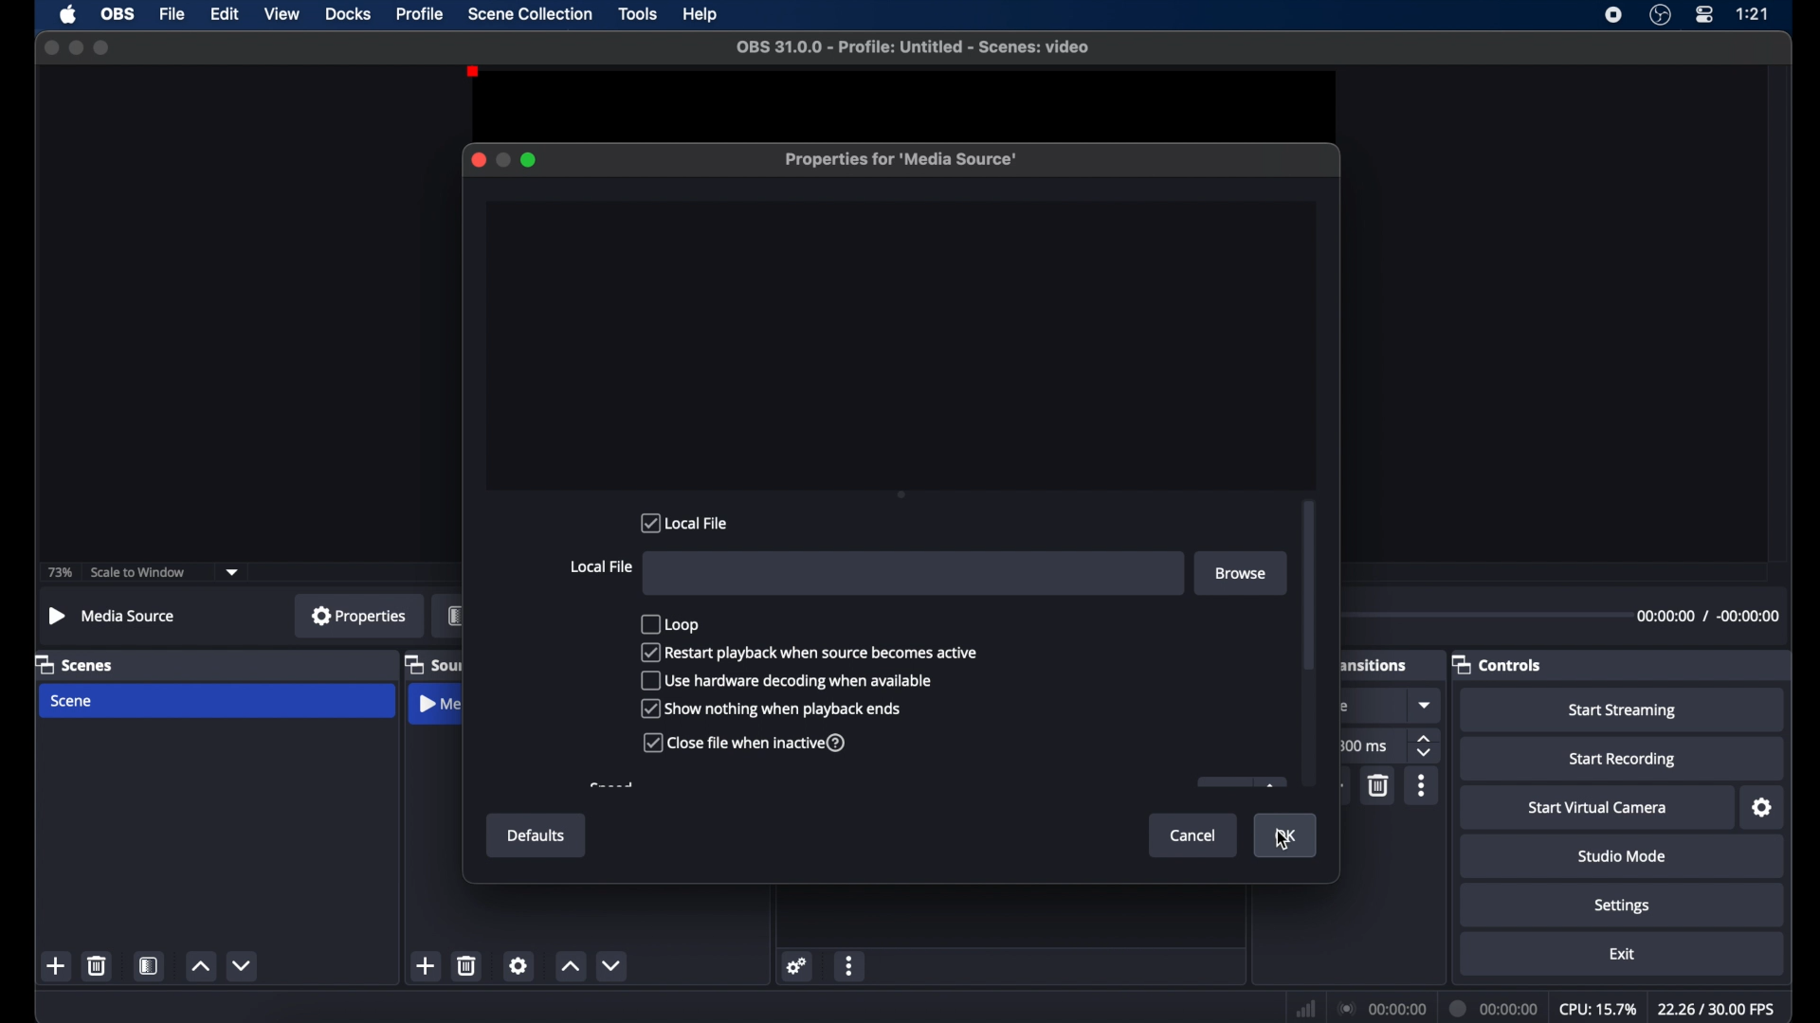 Image resolution: width=1820 pixels, height=1023 pixels. Describe the element at coordinates (348, 14) in the screenshot. I see `docks` at that location.